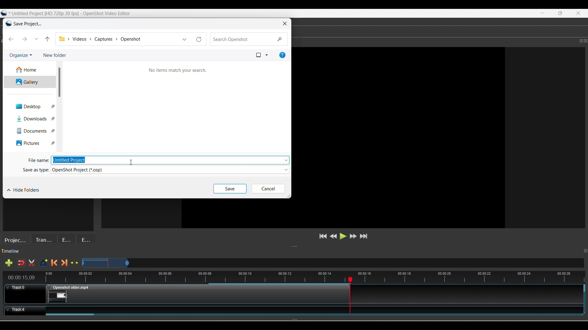 The width and height of the screenshot is (588, 330). Describe the element at coordinates (36, 39) in the screenshot. I see `Recent locations` at that location.